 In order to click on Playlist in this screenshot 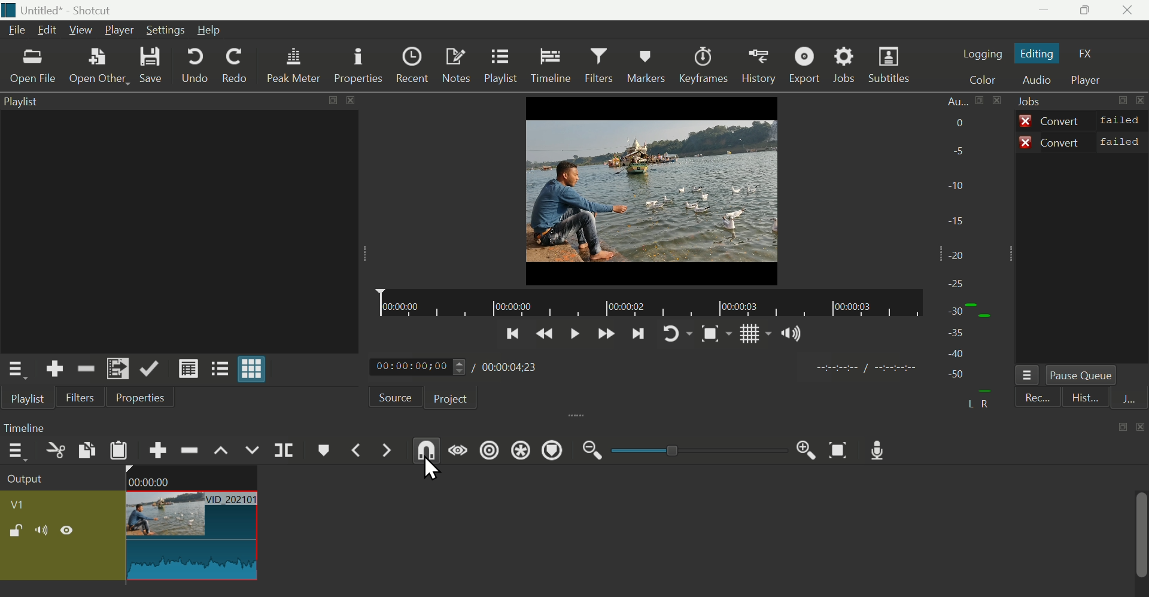, I will do `click(26, 401)`.